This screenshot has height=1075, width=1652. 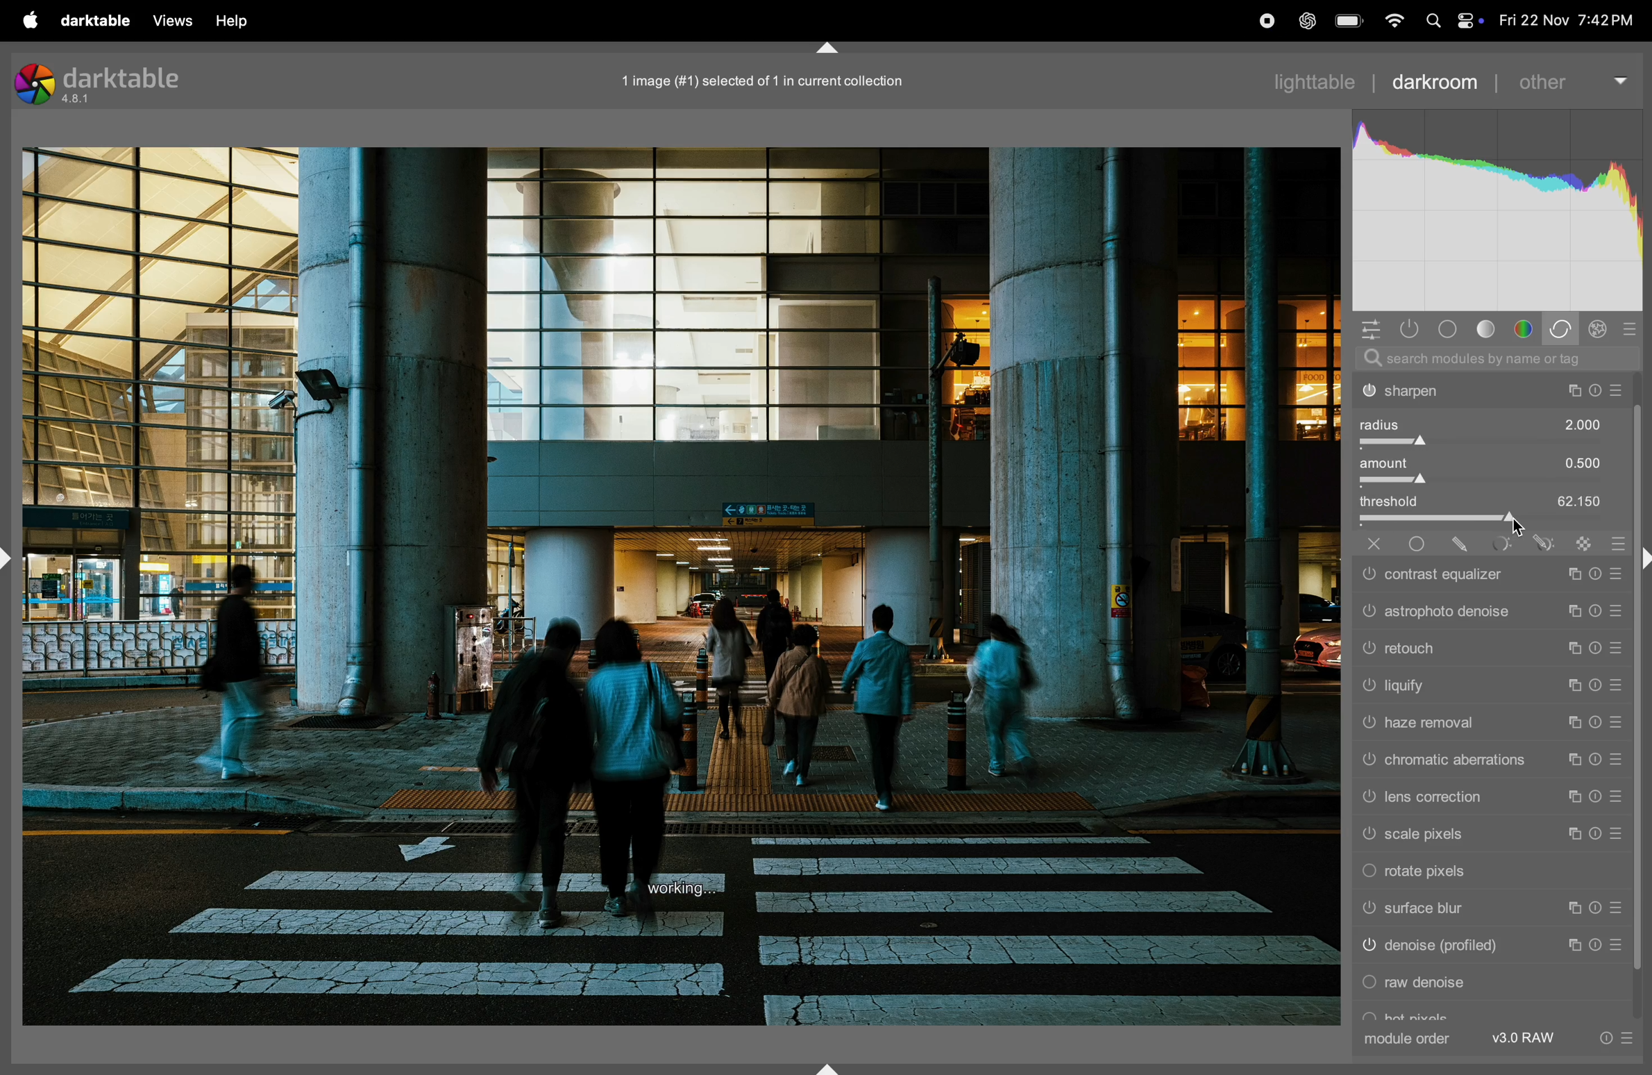 What do you see at coordinates (1350, 20) in the screenshot?
I see `battery` at bounding box center [1350, 20].